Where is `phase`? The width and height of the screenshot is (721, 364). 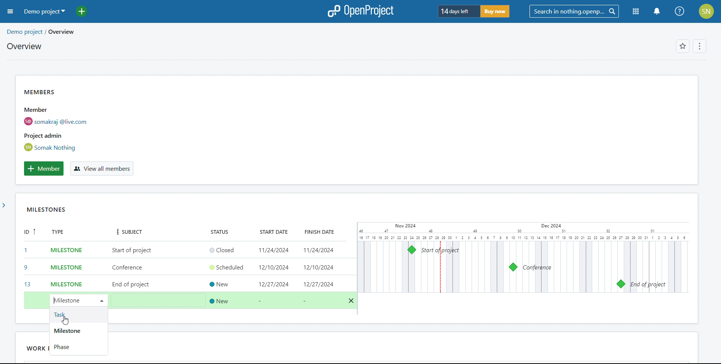
phase is located at coordinates (78, 347).